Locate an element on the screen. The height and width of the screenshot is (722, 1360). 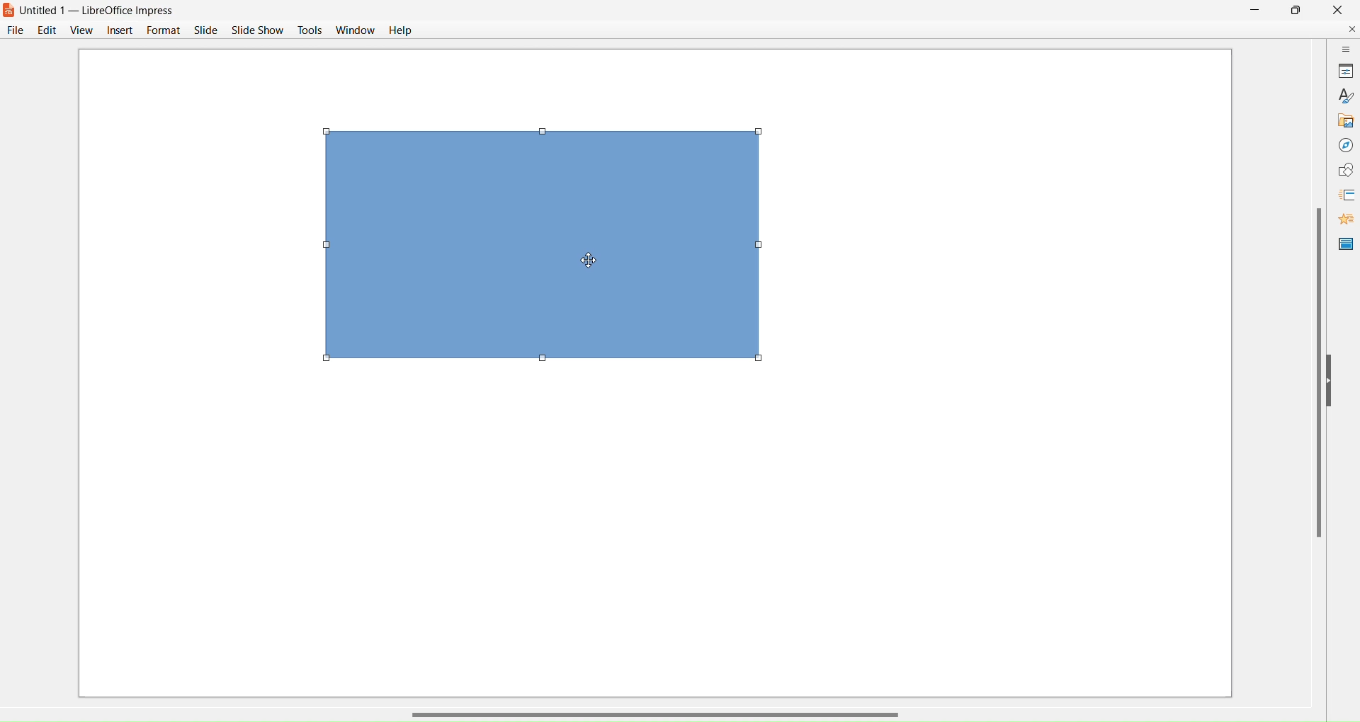
Close is located at coordinates (1337, 9).